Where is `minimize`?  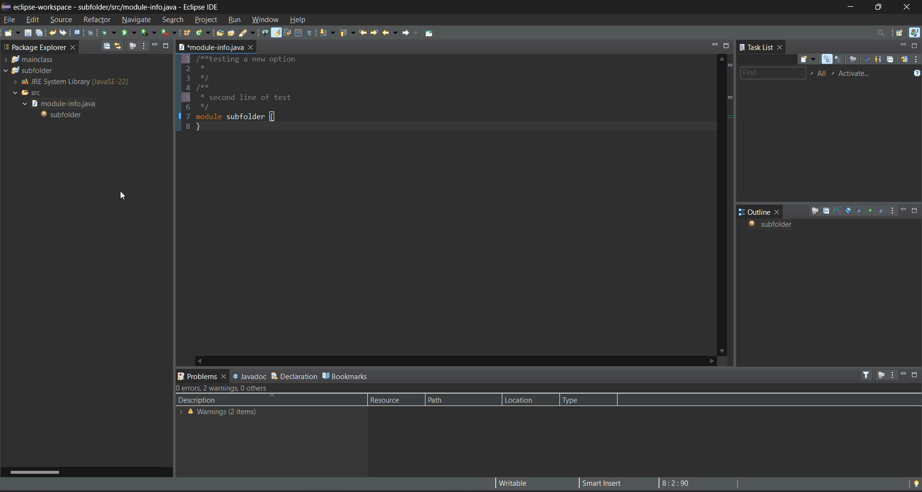
minimize is located at coordinates (713, 44).